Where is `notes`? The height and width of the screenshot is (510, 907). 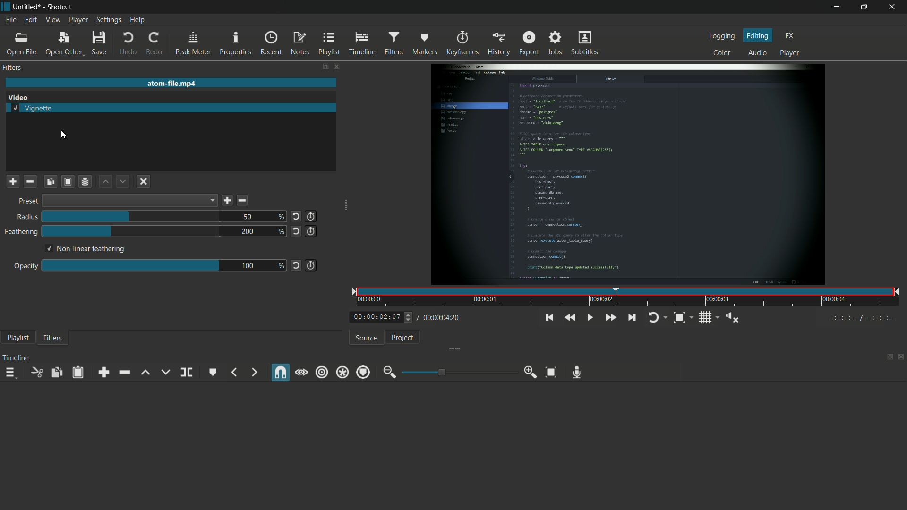 notes is located at coordinates (299, 44).